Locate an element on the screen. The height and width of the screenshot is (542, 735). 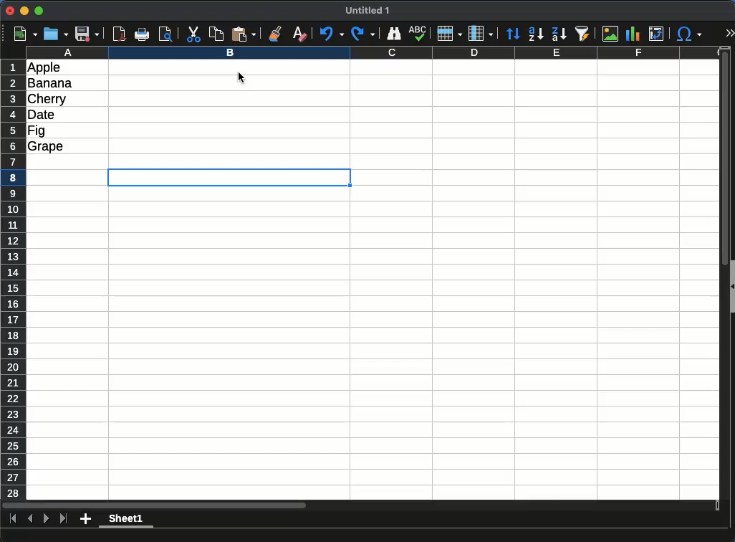
paste is located at coordinates (244, 34).